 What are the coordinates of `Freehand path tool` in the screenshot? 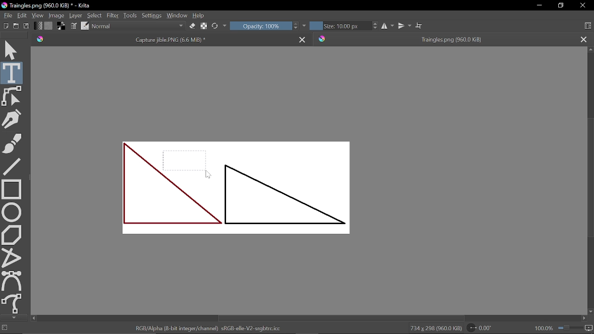 It's located at (13, 304).